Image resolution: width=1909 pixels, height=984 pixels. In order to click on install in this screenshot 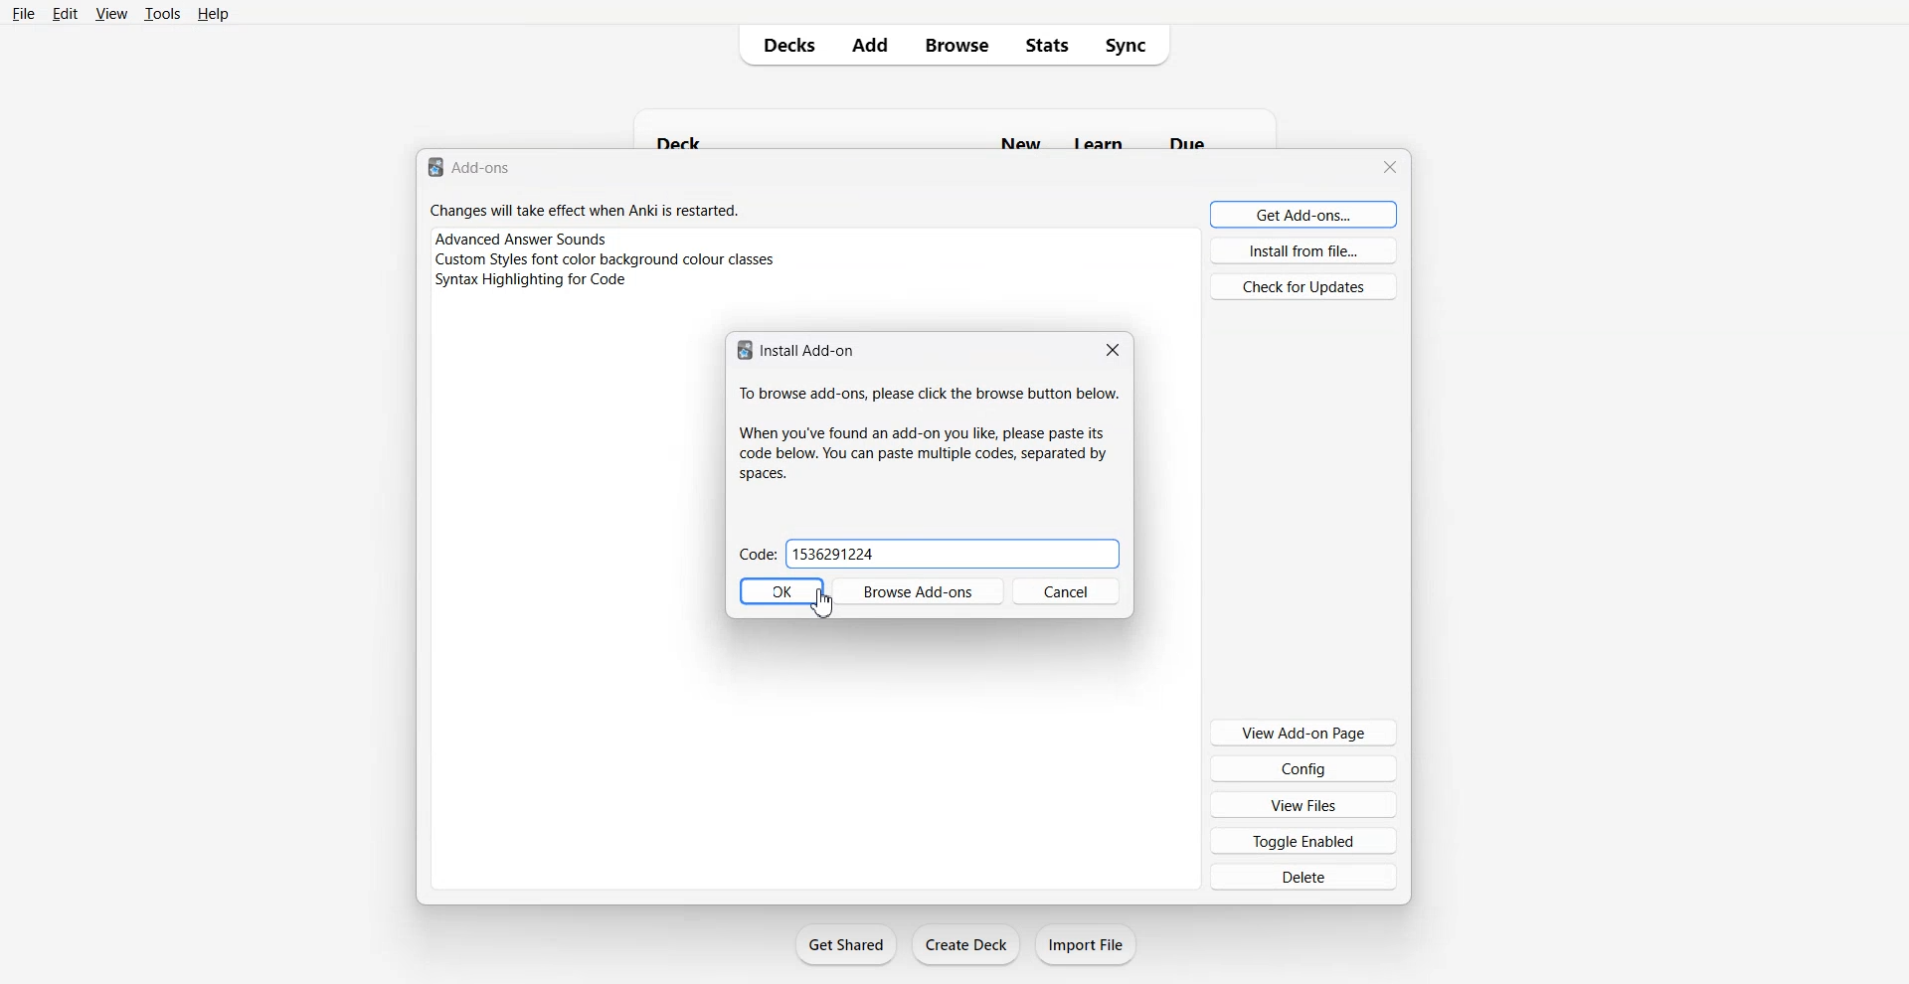, I will do `click(808, 349)`.